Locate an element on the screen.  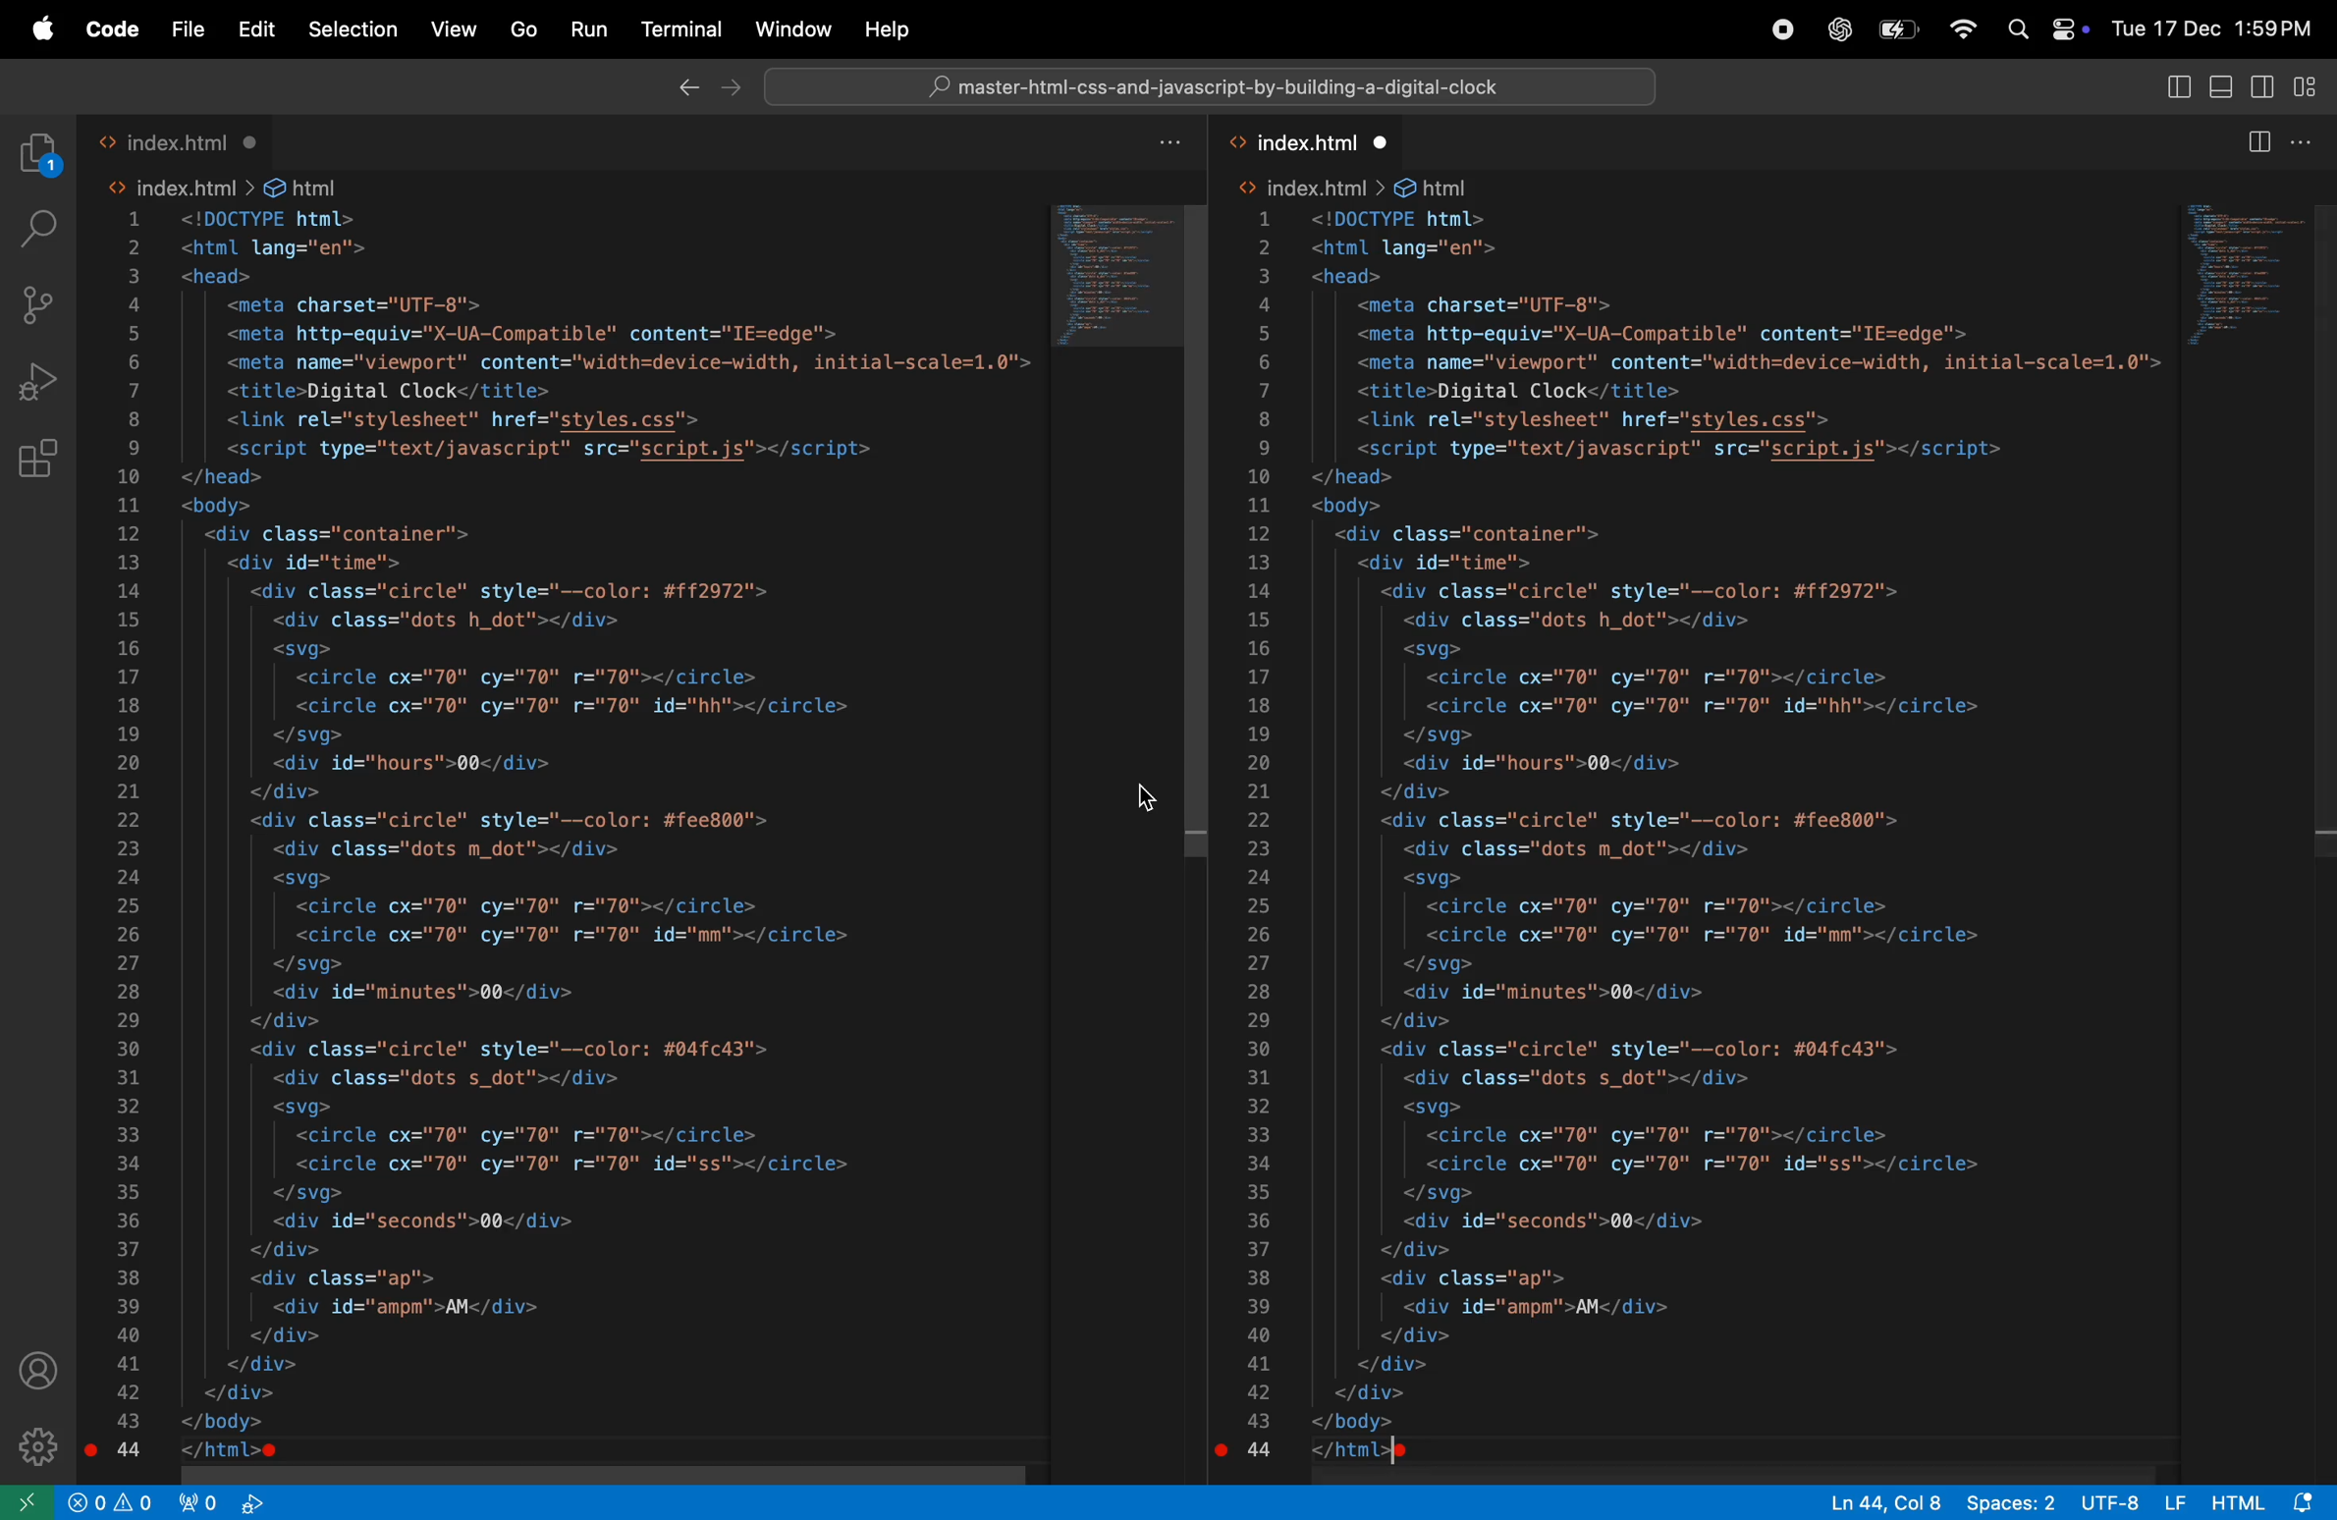
record is located at coordinates (1781, 29).